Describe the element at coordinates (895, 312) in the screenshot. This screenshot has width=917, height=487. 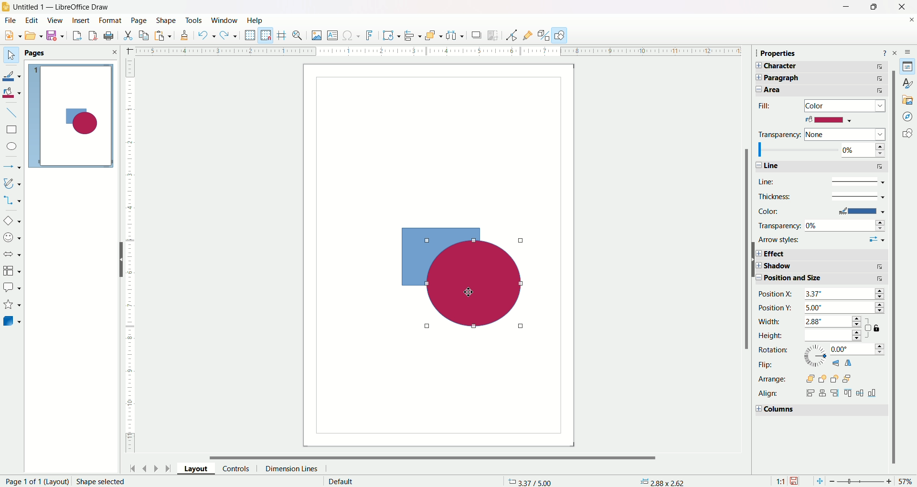
I see `vertical scroll bar` at that location.